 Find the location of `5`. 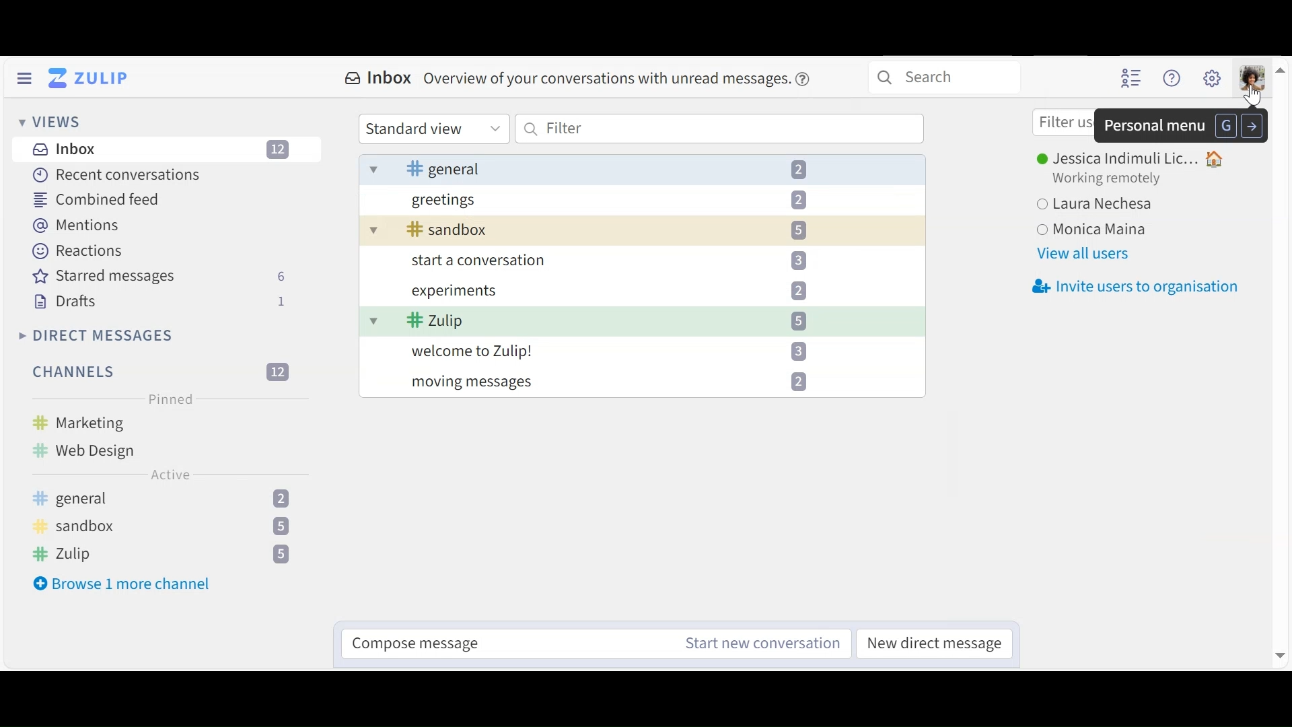

5 is located at coordinates (799, 233).